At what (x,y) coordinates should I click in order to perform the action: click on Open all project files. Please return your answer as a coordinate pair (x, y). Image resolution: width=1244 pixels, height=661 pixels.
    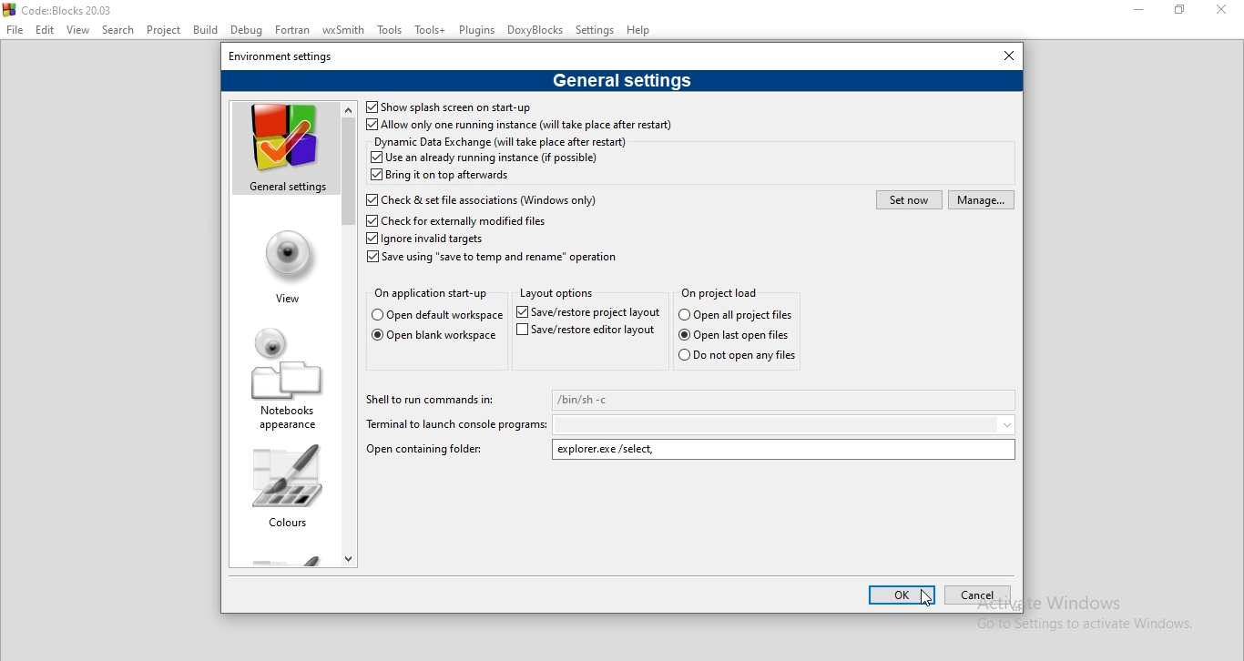
    Looking at the image, I should click on (737, 315).